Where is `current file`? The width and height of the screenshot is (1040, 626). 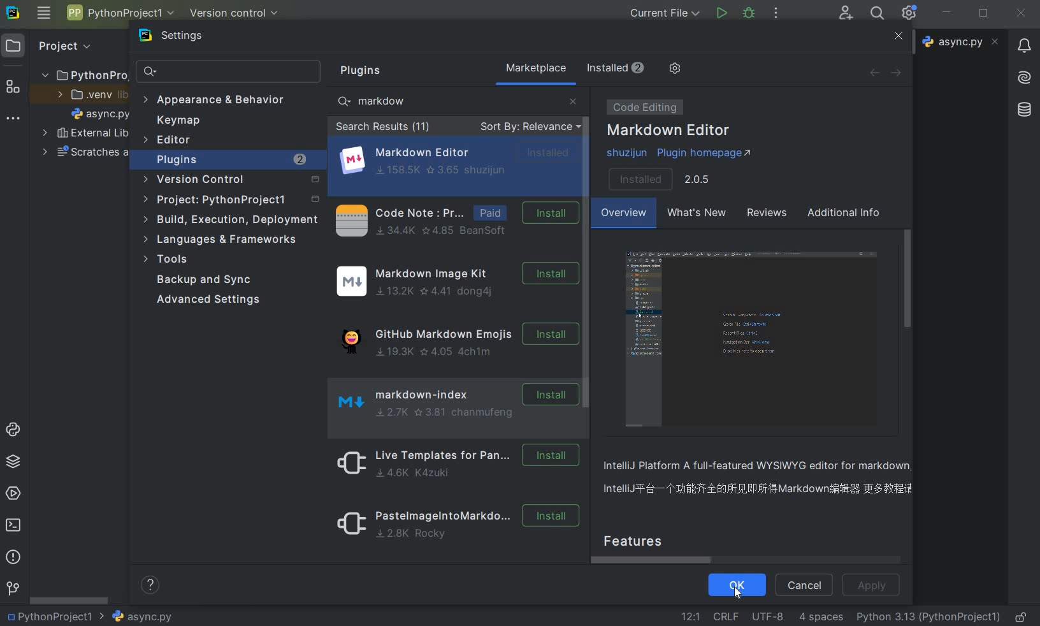 current file is located at coordinates (665, 13).